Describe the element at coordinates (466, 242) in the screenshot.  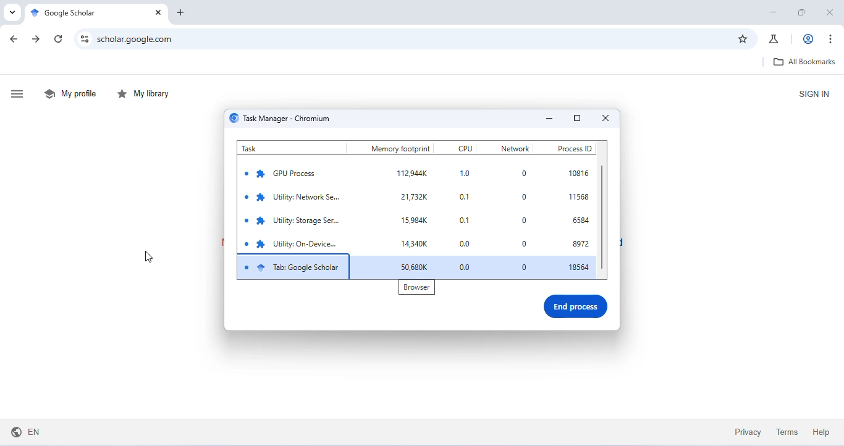
I see `0.0` at that location.